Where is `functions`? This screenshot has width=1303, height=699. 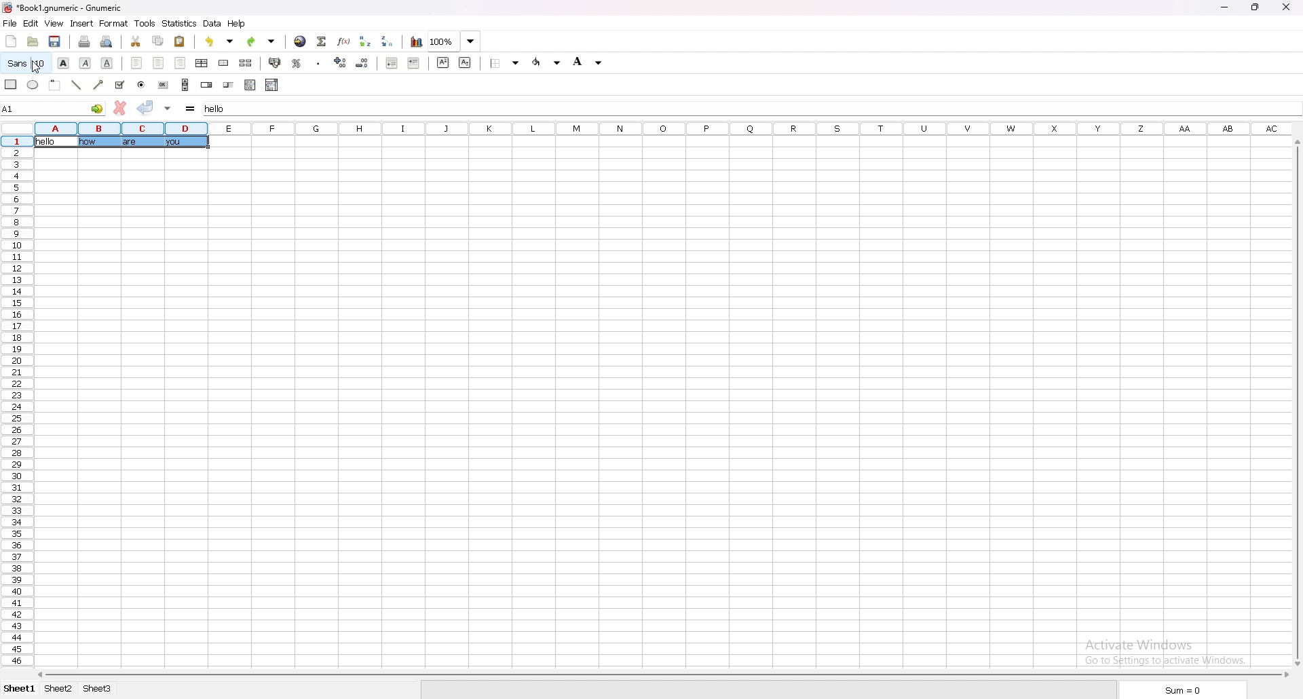 functions is located at coordinates (344, 41).